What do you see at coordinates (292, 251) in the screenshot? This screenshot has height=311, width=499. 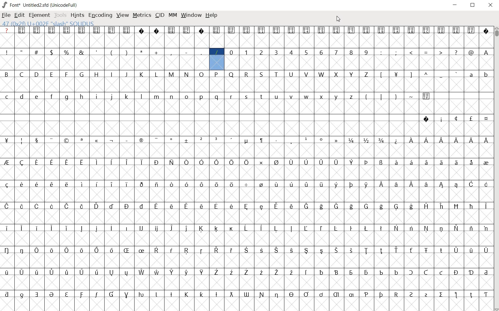 I see `glyph` at bounding box center [292, 251].